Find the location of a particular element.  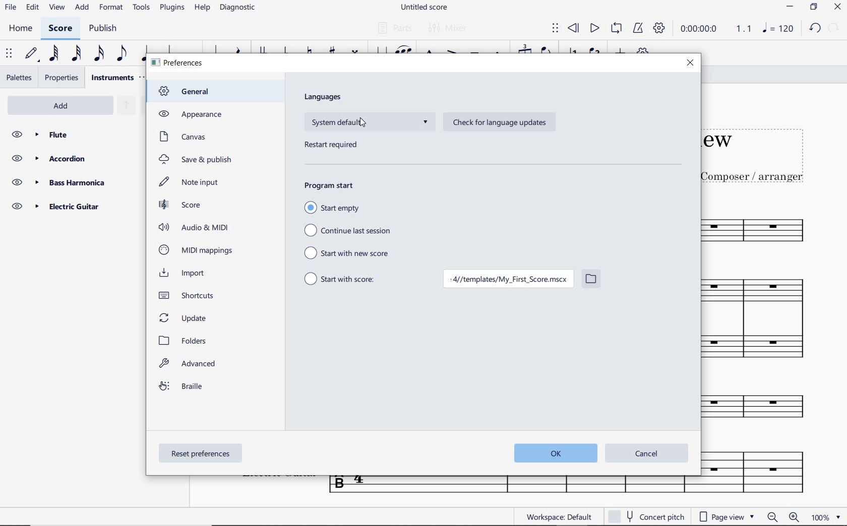

reset preferences is located at coordinates (202, 454).